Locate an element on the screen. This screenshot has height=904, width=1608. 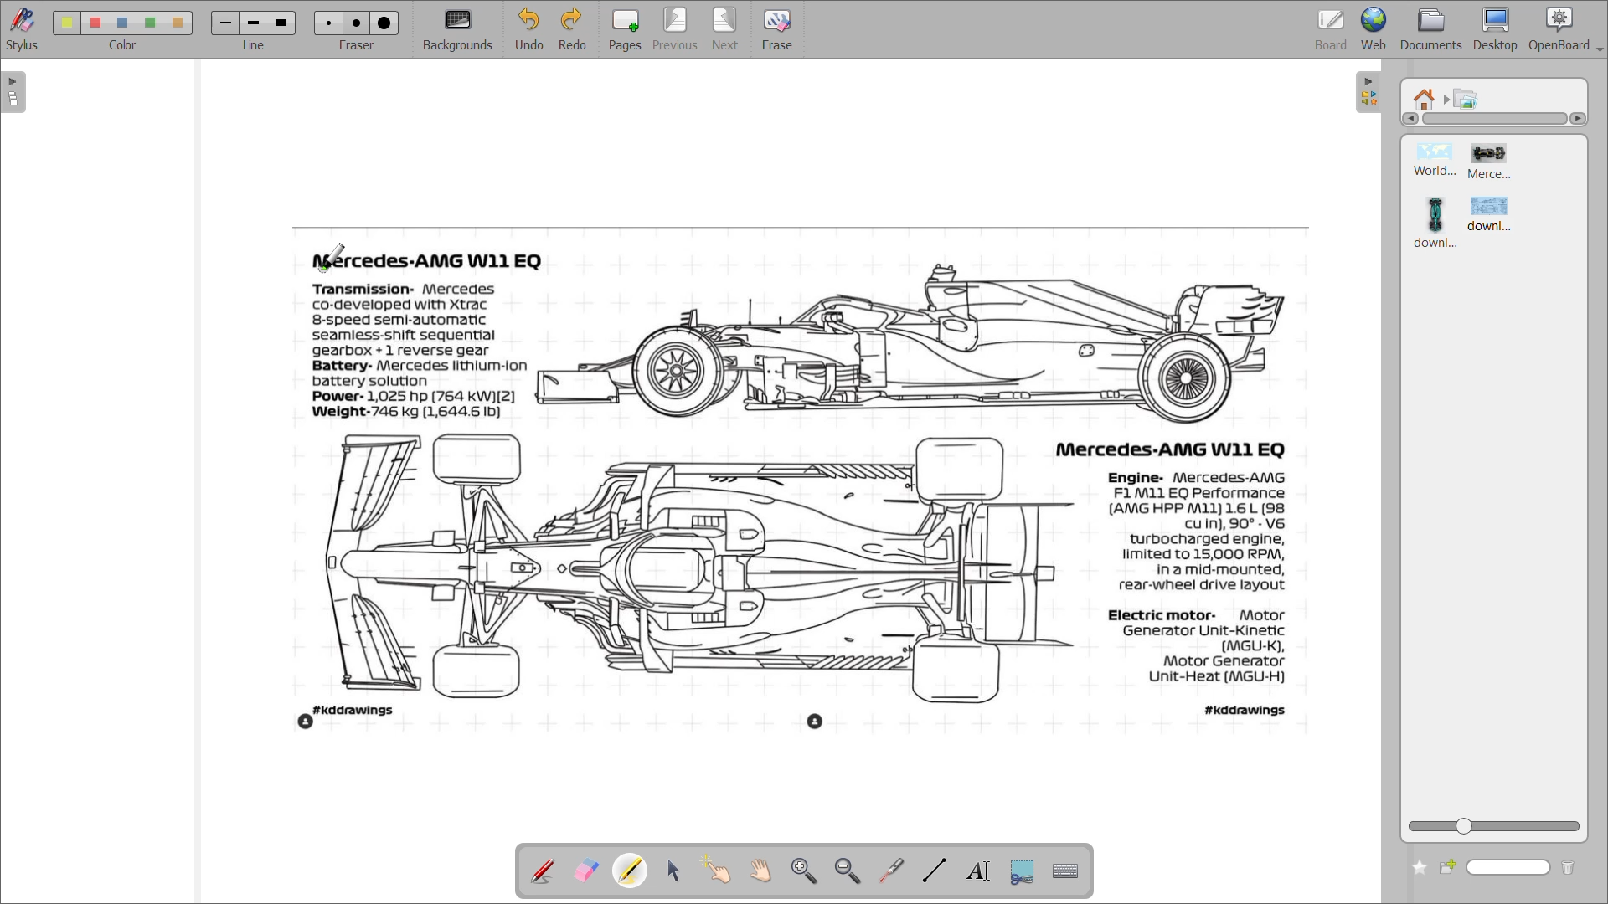
next is located at coordinates (727, 28).